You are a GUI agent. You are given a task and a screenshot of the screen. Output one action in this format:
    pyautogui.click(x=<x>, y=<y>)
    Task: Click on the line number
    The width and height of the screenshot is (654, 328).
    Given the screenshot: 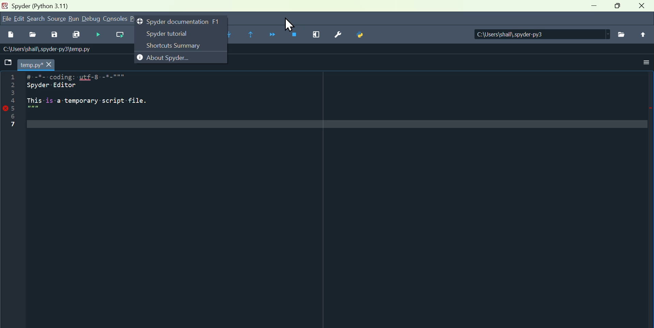 What is the action you would take?
    pyautogui.click(x=15, y=100)
    